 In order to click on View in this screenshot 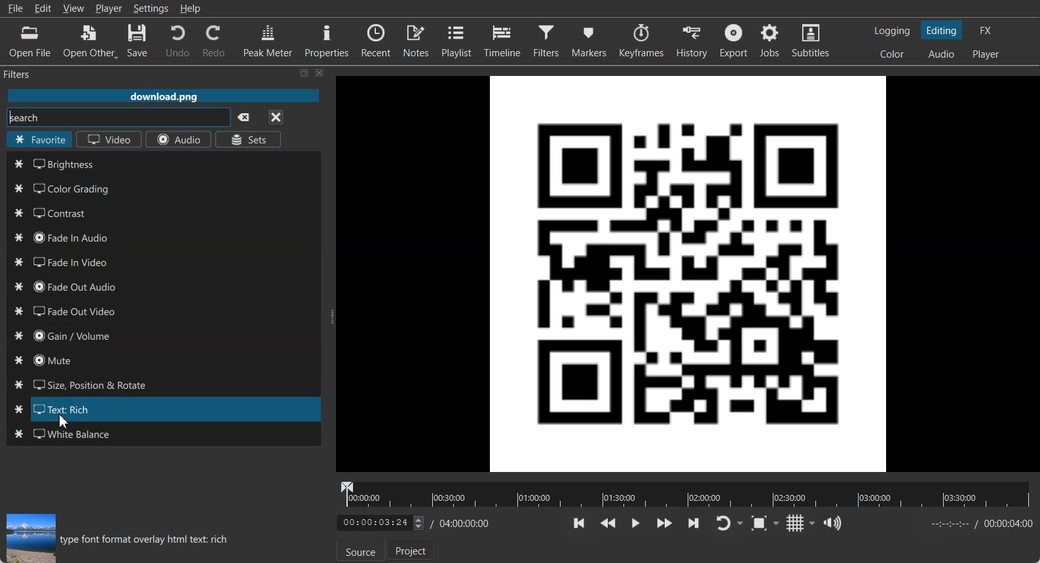, I will do `click(73, 8)`.